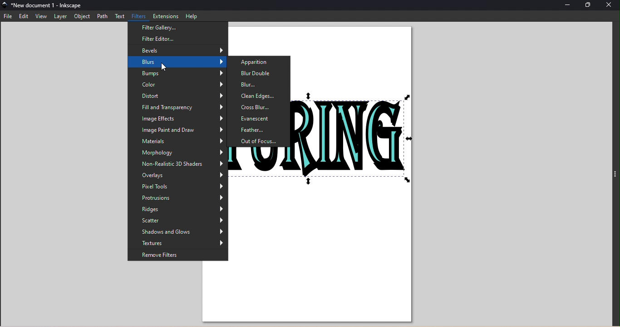  What do you see at coordinates (255, 73) in the screenshot?
I see `Blur double` at bounding box center [255, 73].